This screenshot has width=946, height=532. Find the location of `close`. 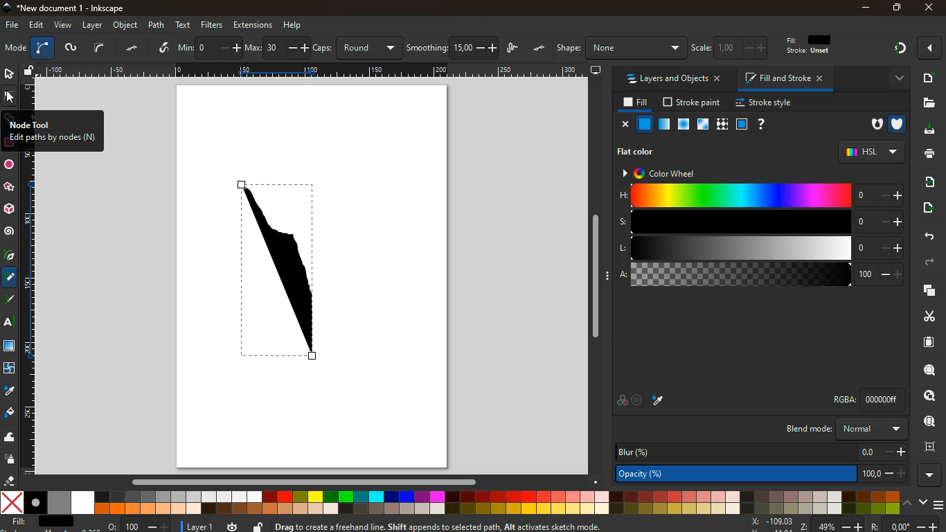

close is located at coordinates (930, 8).